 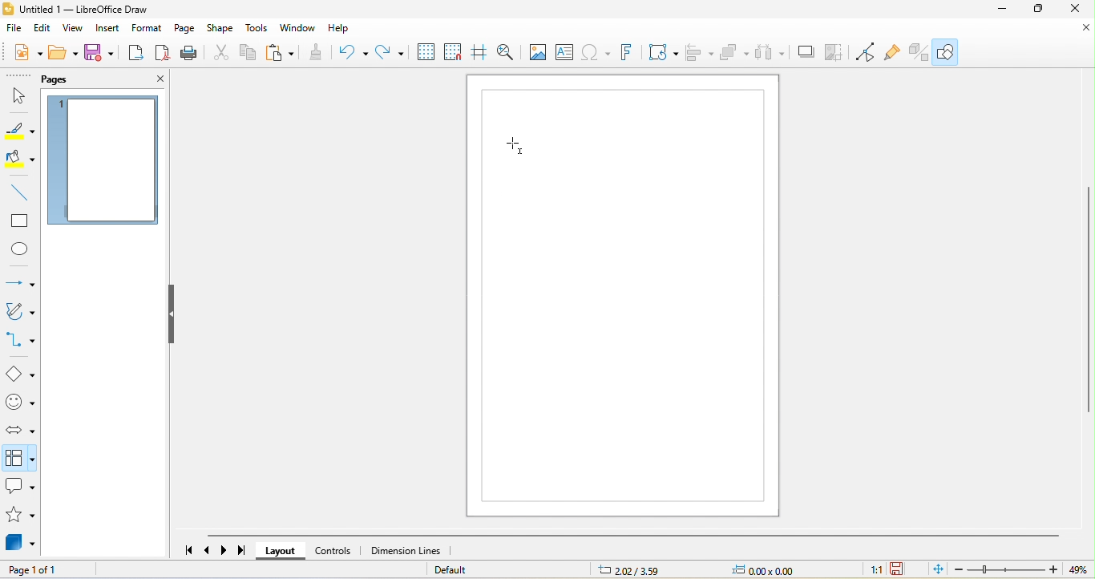 I want to click on 49%, so click(x=1081, y=570).